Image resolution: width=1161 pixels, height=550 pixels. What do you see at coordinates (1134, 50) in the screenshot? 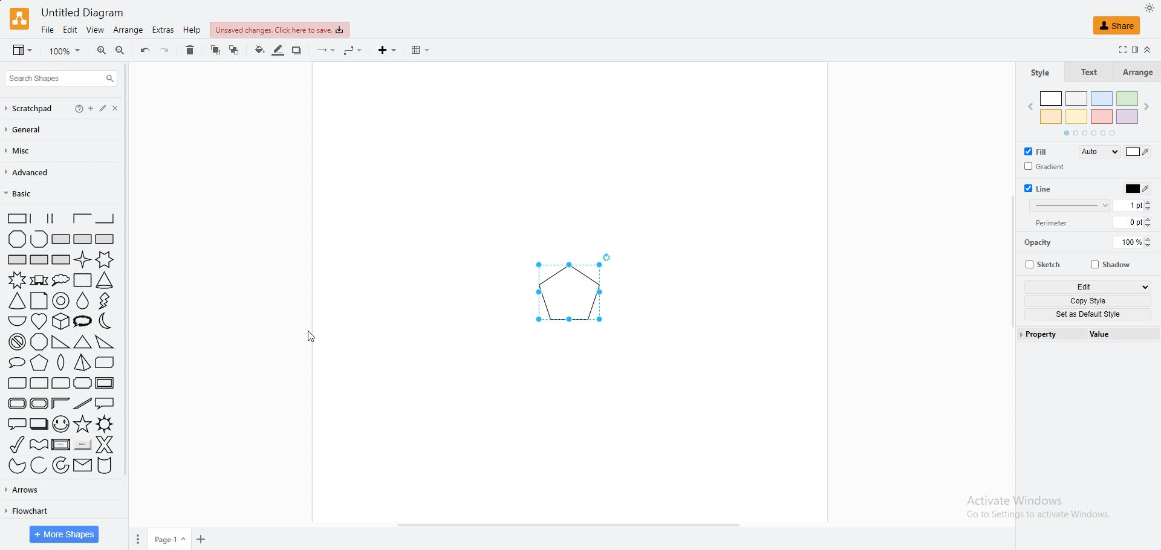
I see `format` at bounding box center [1134, 50].